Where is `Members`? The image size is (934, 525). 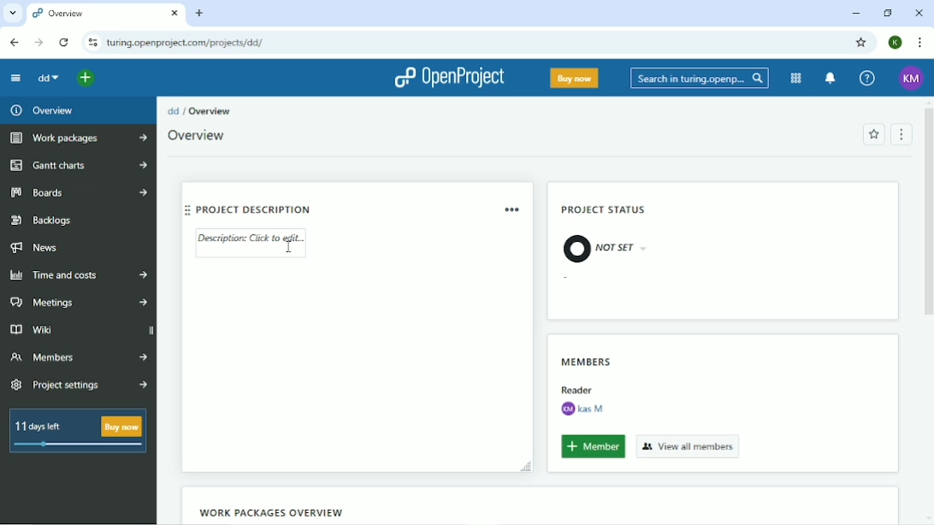 Members is located at coordinates (78, 357).